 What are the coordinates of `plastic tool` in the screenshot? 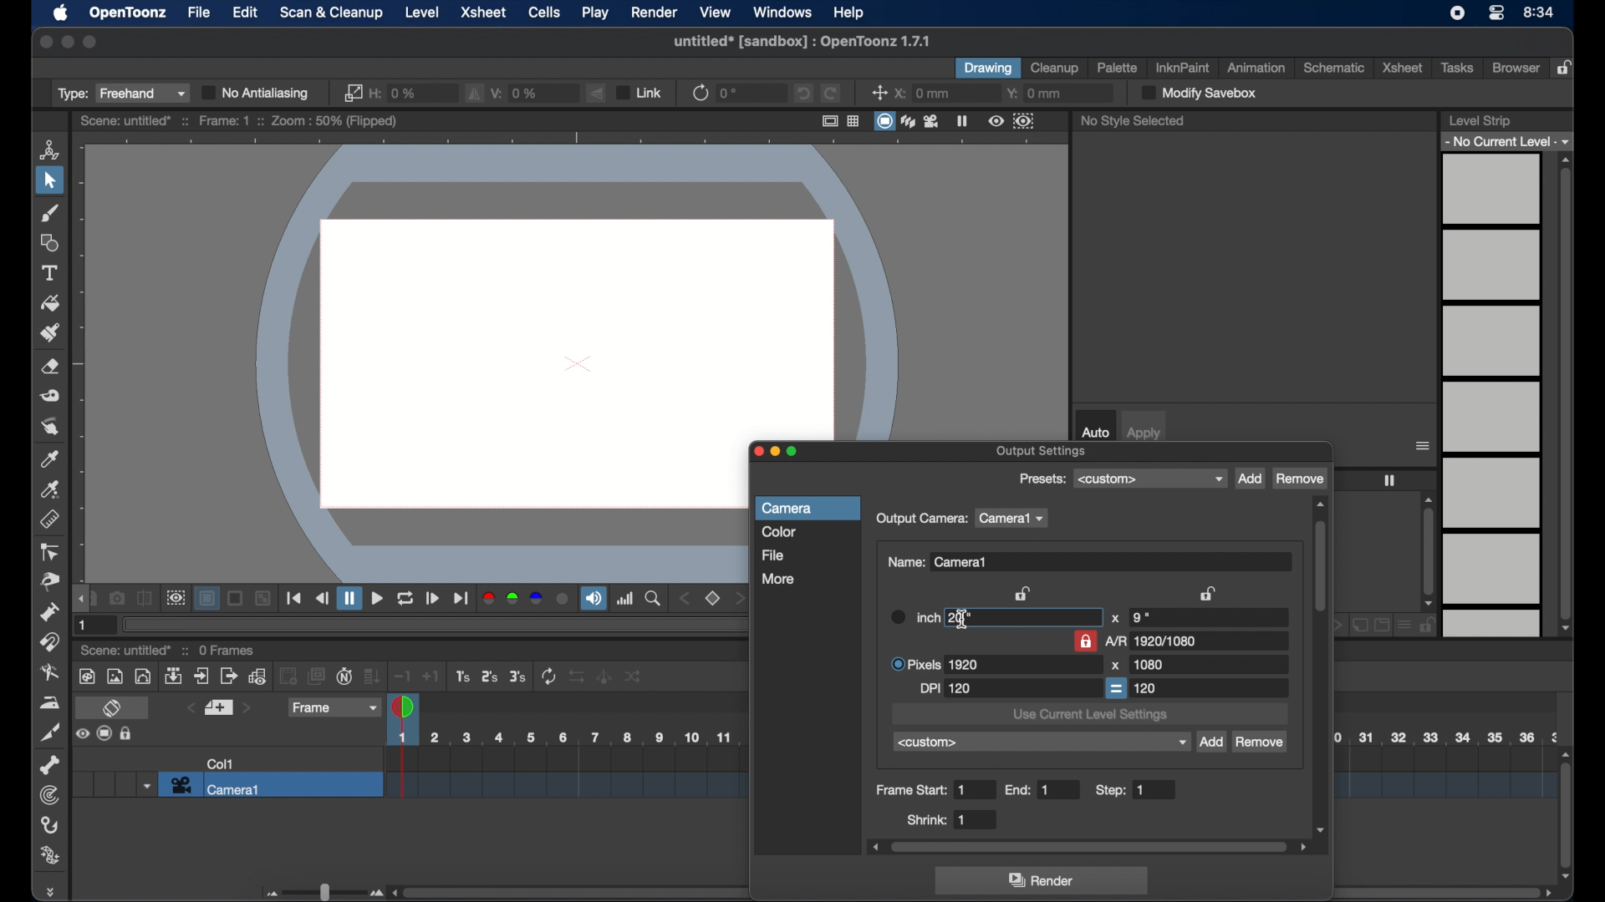 It's located at (51, 856).